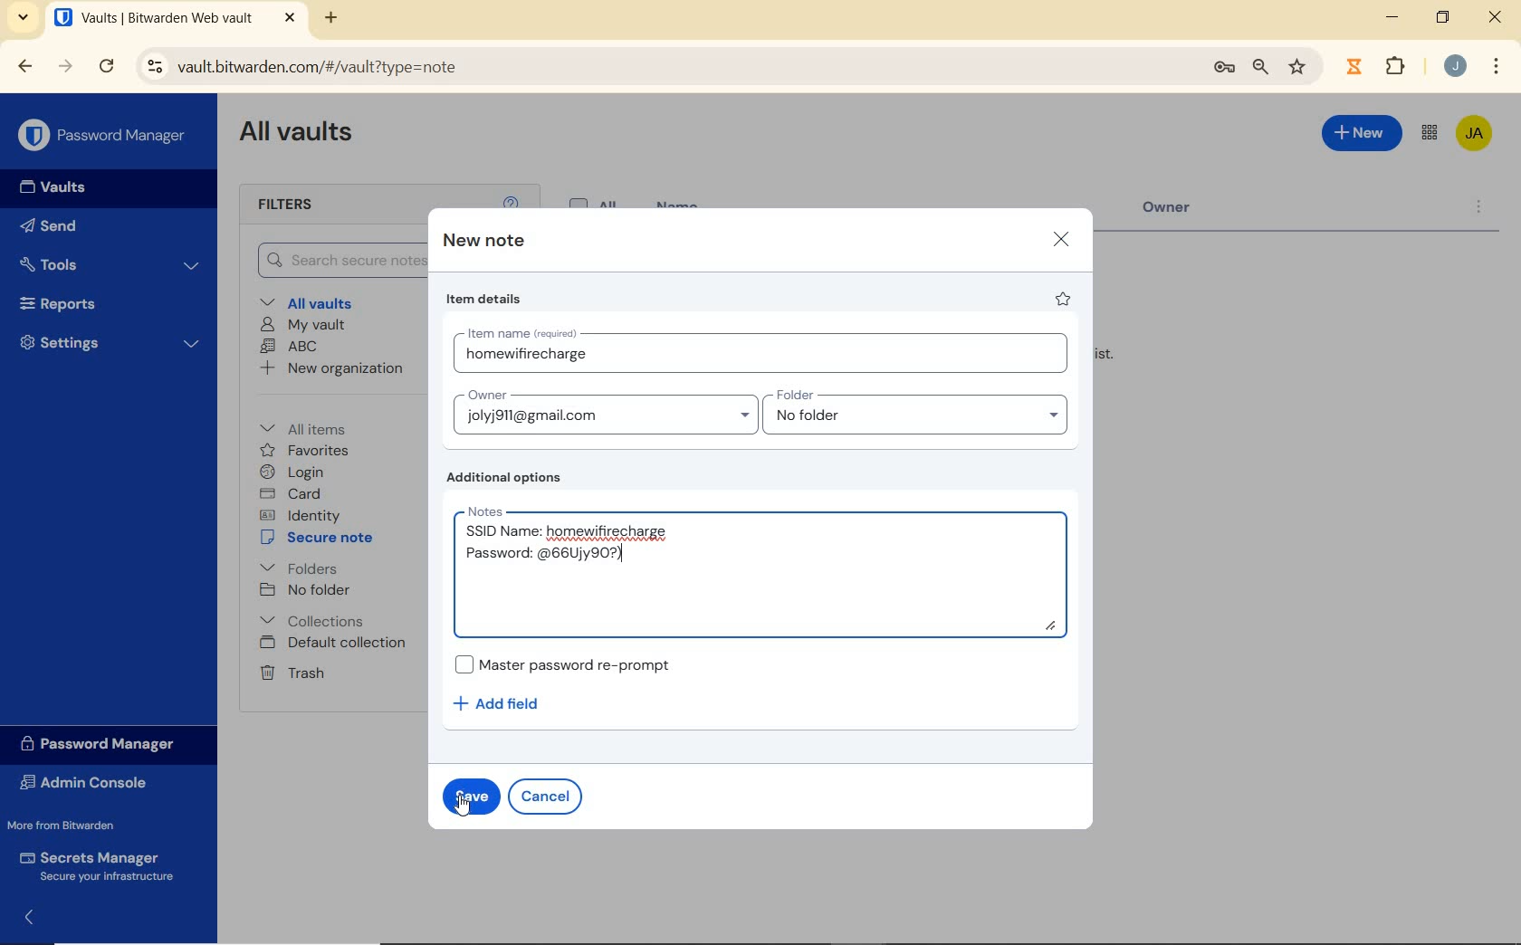 This screenshot has height=945, width=1521. Describe the element at coordinates (305, 590) in the screenshot. I see `No folder` at that location.